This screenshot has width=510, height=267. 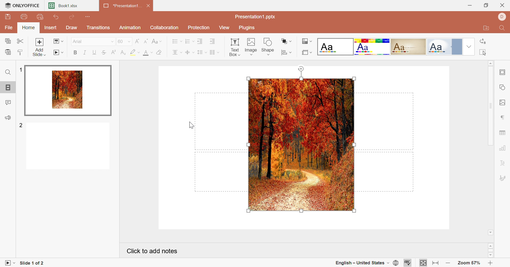 What do you see at coordinates (8, 88) in the screenshot?
I see `Slides` at bounding box center [8, 88].